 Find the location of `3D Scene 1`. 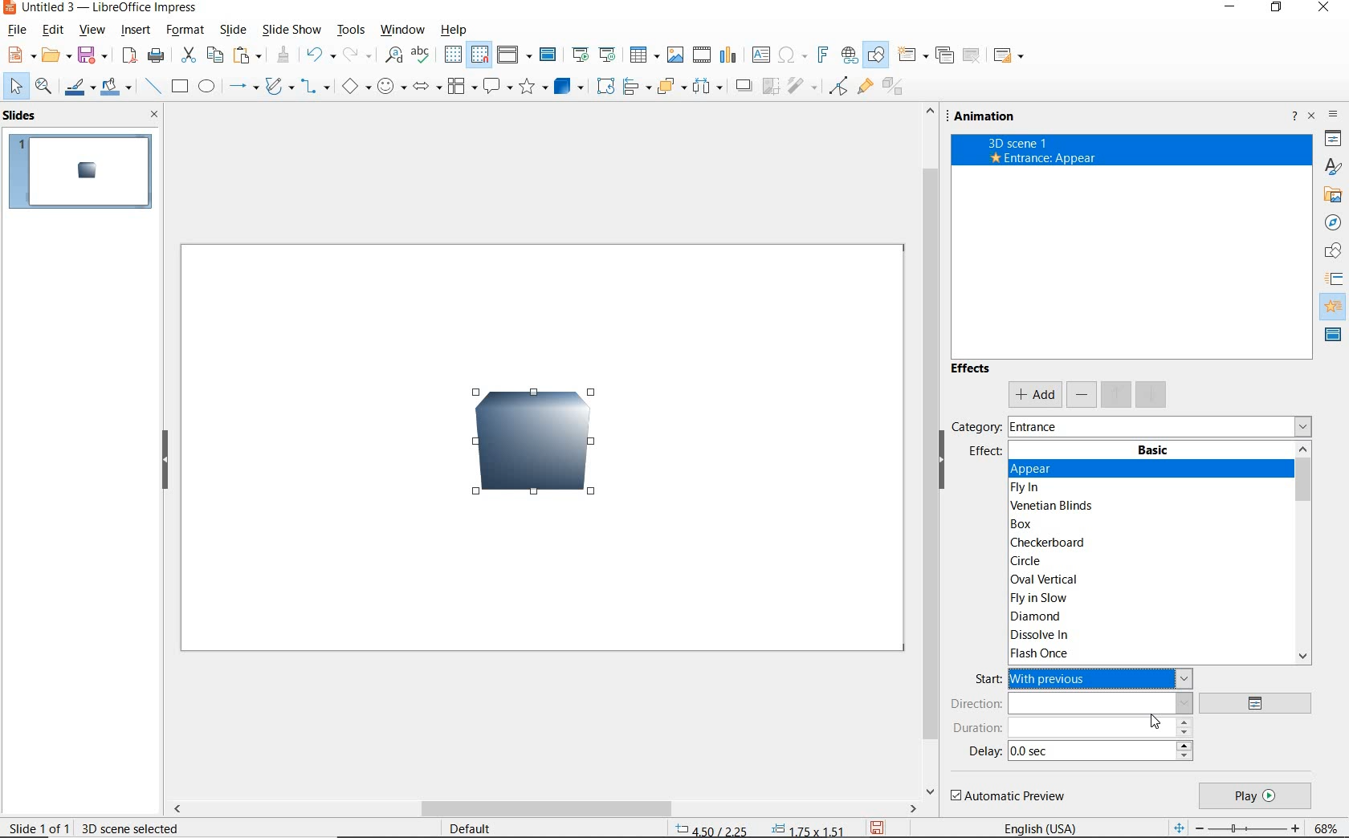

3D Scene 1 is located at coordinates (1131, 141).